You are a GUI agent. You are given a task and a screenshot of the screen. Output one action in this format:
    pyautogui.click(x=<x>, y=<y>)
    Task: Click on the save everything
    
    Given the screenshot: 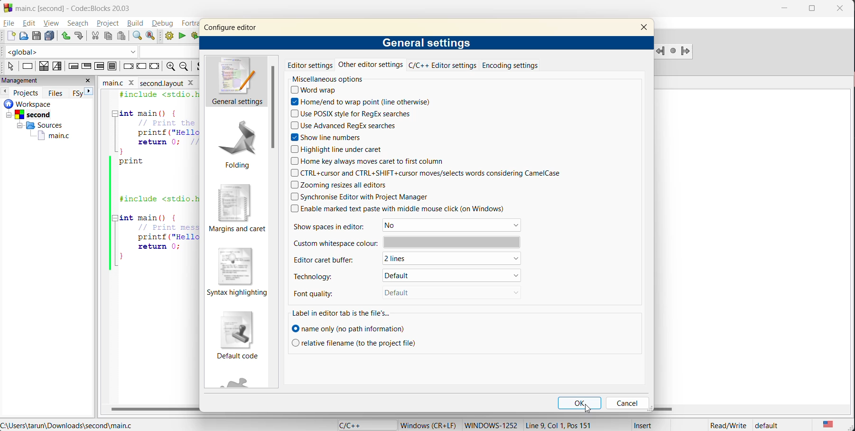 What is the action you would take?
    pyautogui.click(x=50, y=37)
    